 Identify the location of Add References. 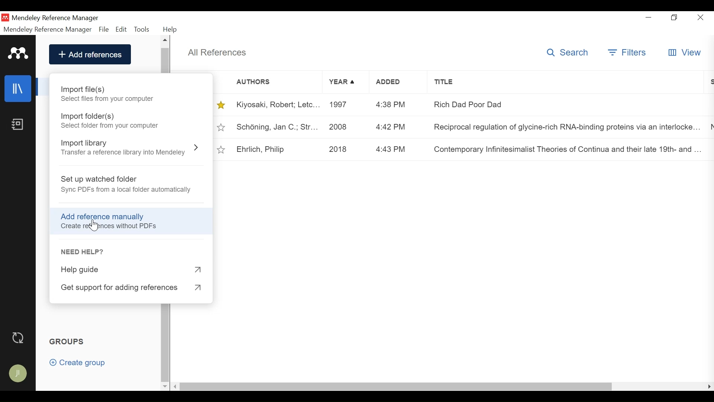
(90, 55).